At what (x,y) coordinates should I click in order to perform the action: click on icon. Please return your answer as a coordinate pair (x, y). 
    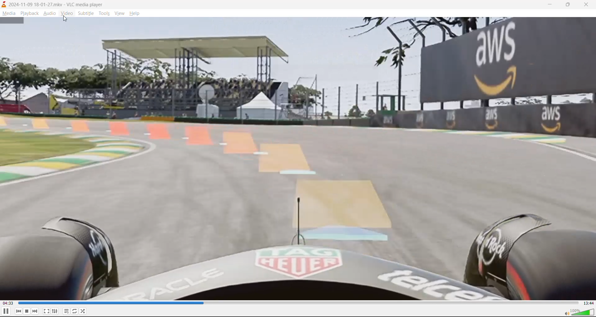
    Looking at the image, I should click on (4, 4).